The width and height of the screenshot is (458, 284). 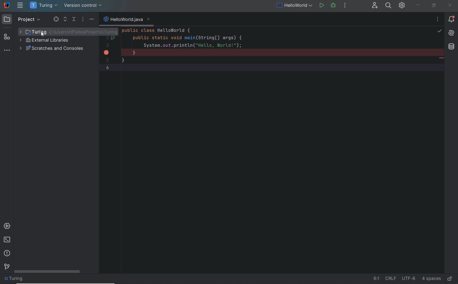 What do you see at coordinates (8, 35) in the screenshot?
I see `structure` at bounding box center [8, 35].